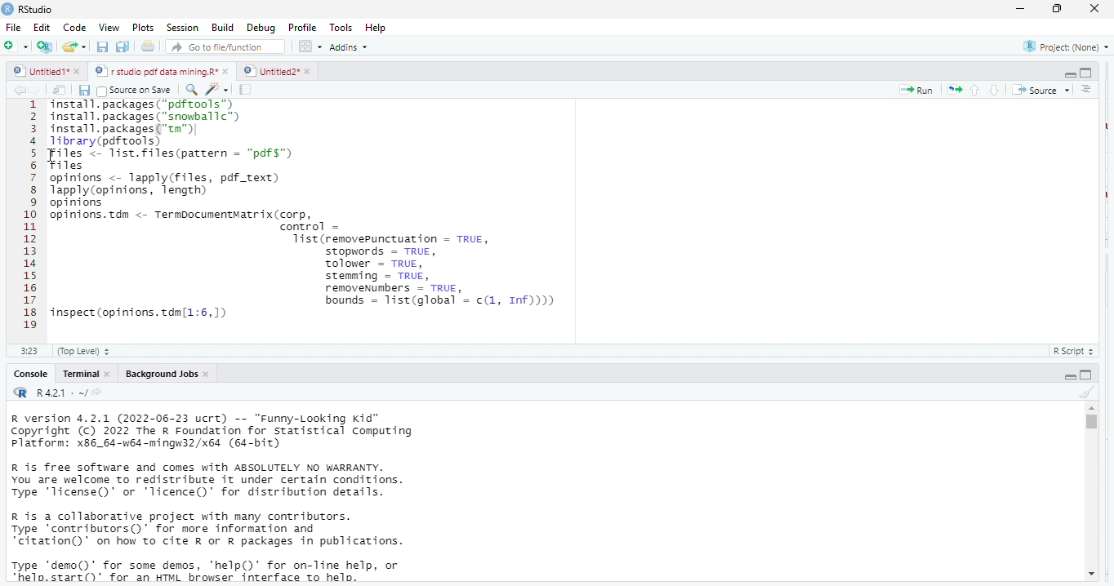 The width and height of the screenshot is (1114, 586). I want to click on addins, so click(353, 47).